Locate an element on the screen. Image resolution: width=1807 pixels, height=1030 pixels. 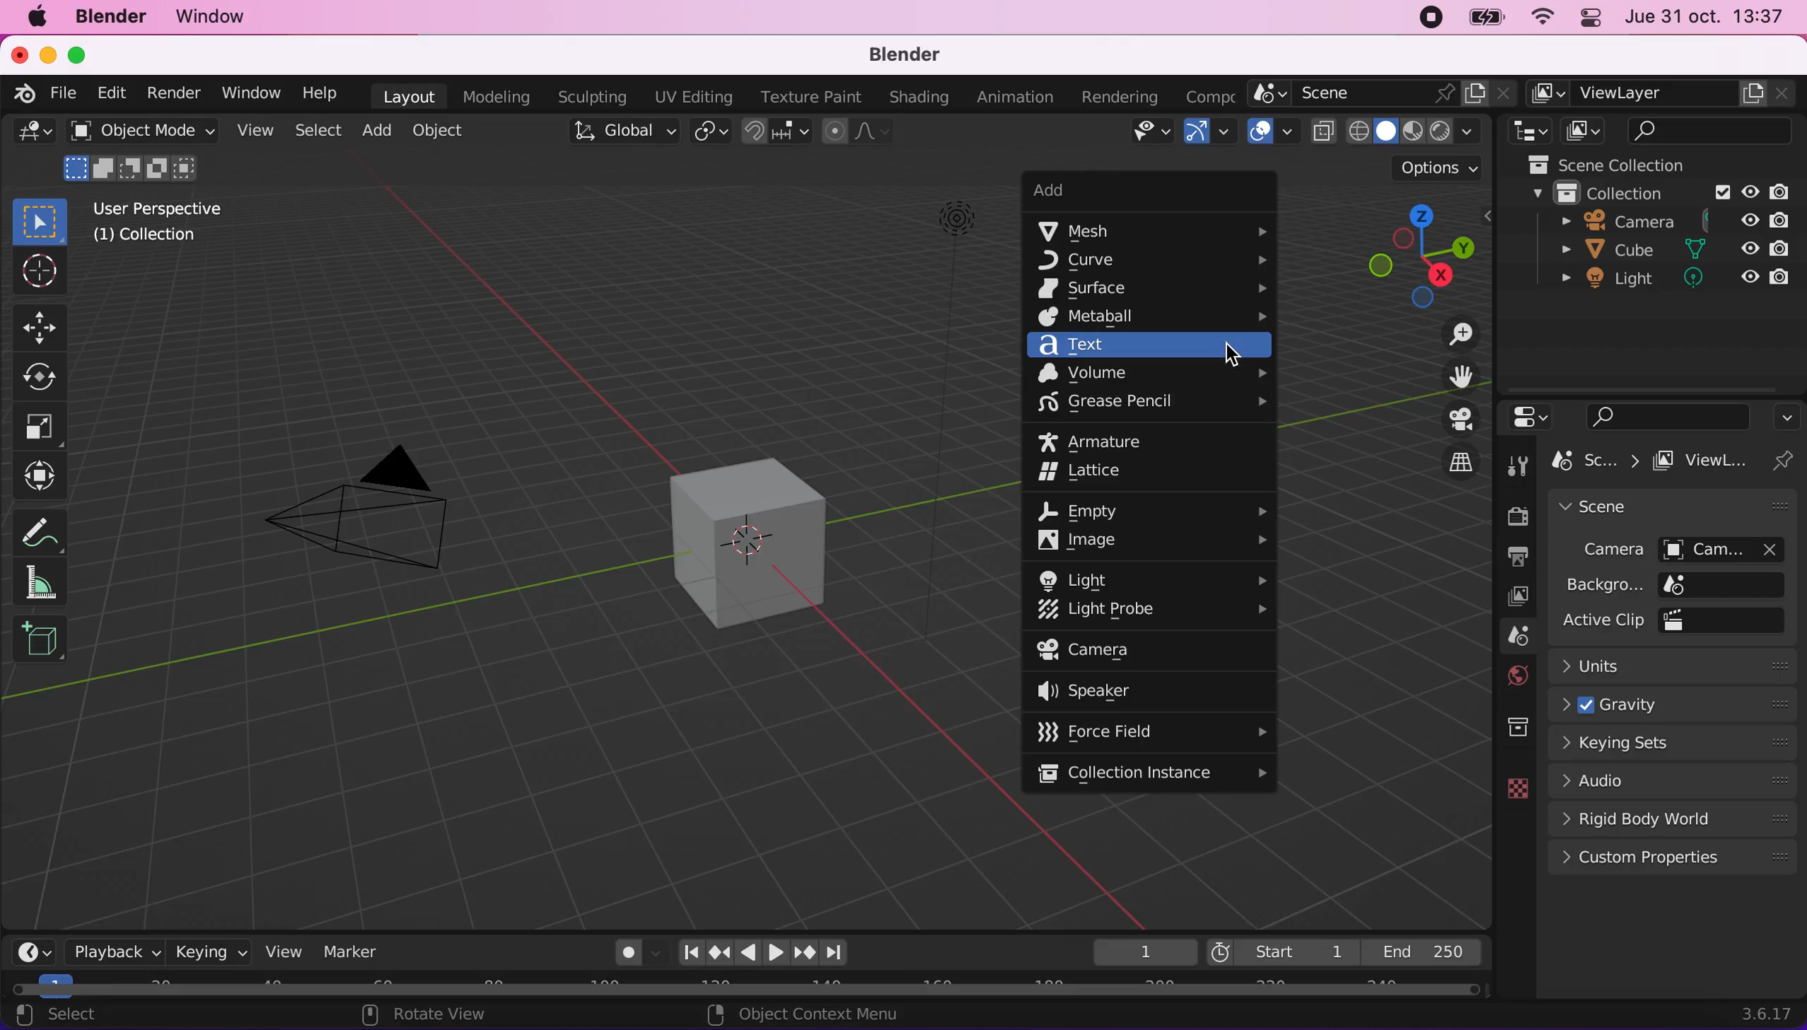
scene collection is located at coordinates (1657, 163).